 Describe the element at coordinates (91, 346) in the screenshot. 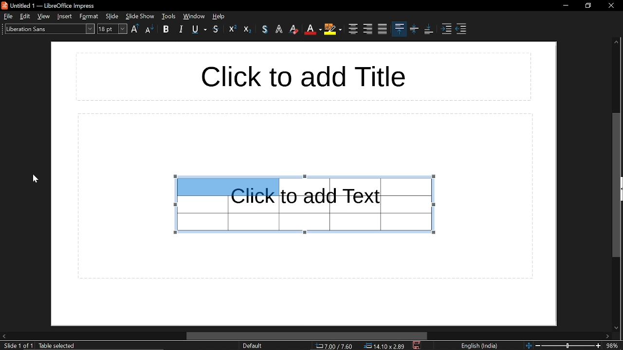

I see `text: edit paragraph 1, row 1, column 1` at that location.